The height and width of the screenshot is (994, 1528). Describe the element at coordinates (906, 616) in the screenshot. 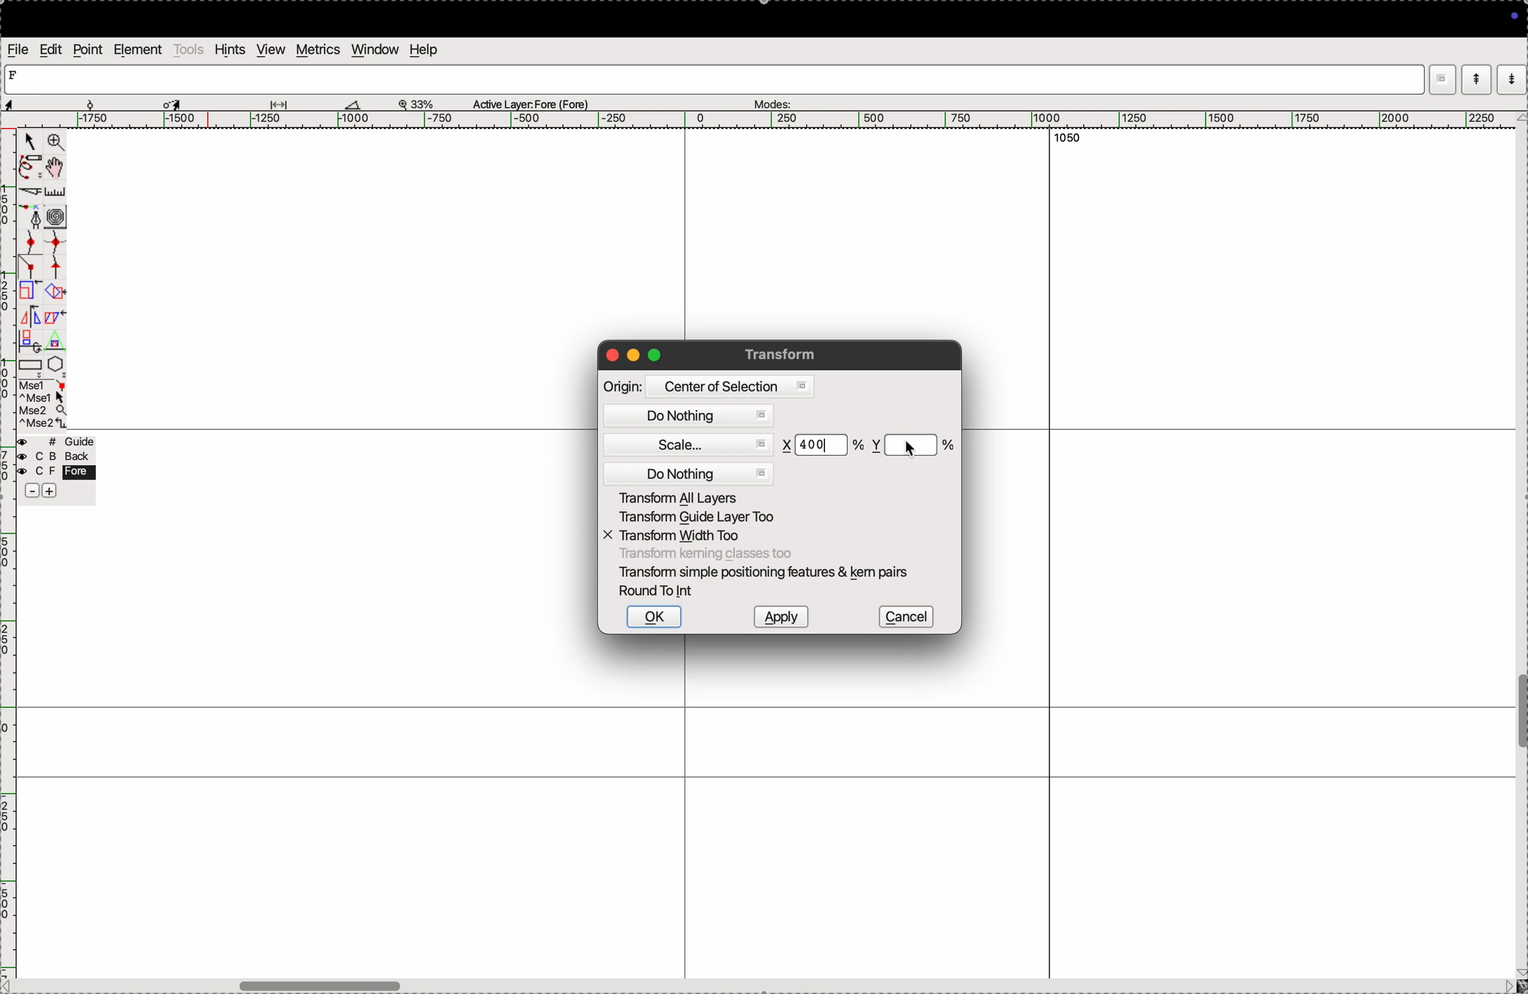

I see `cancel` at that location.